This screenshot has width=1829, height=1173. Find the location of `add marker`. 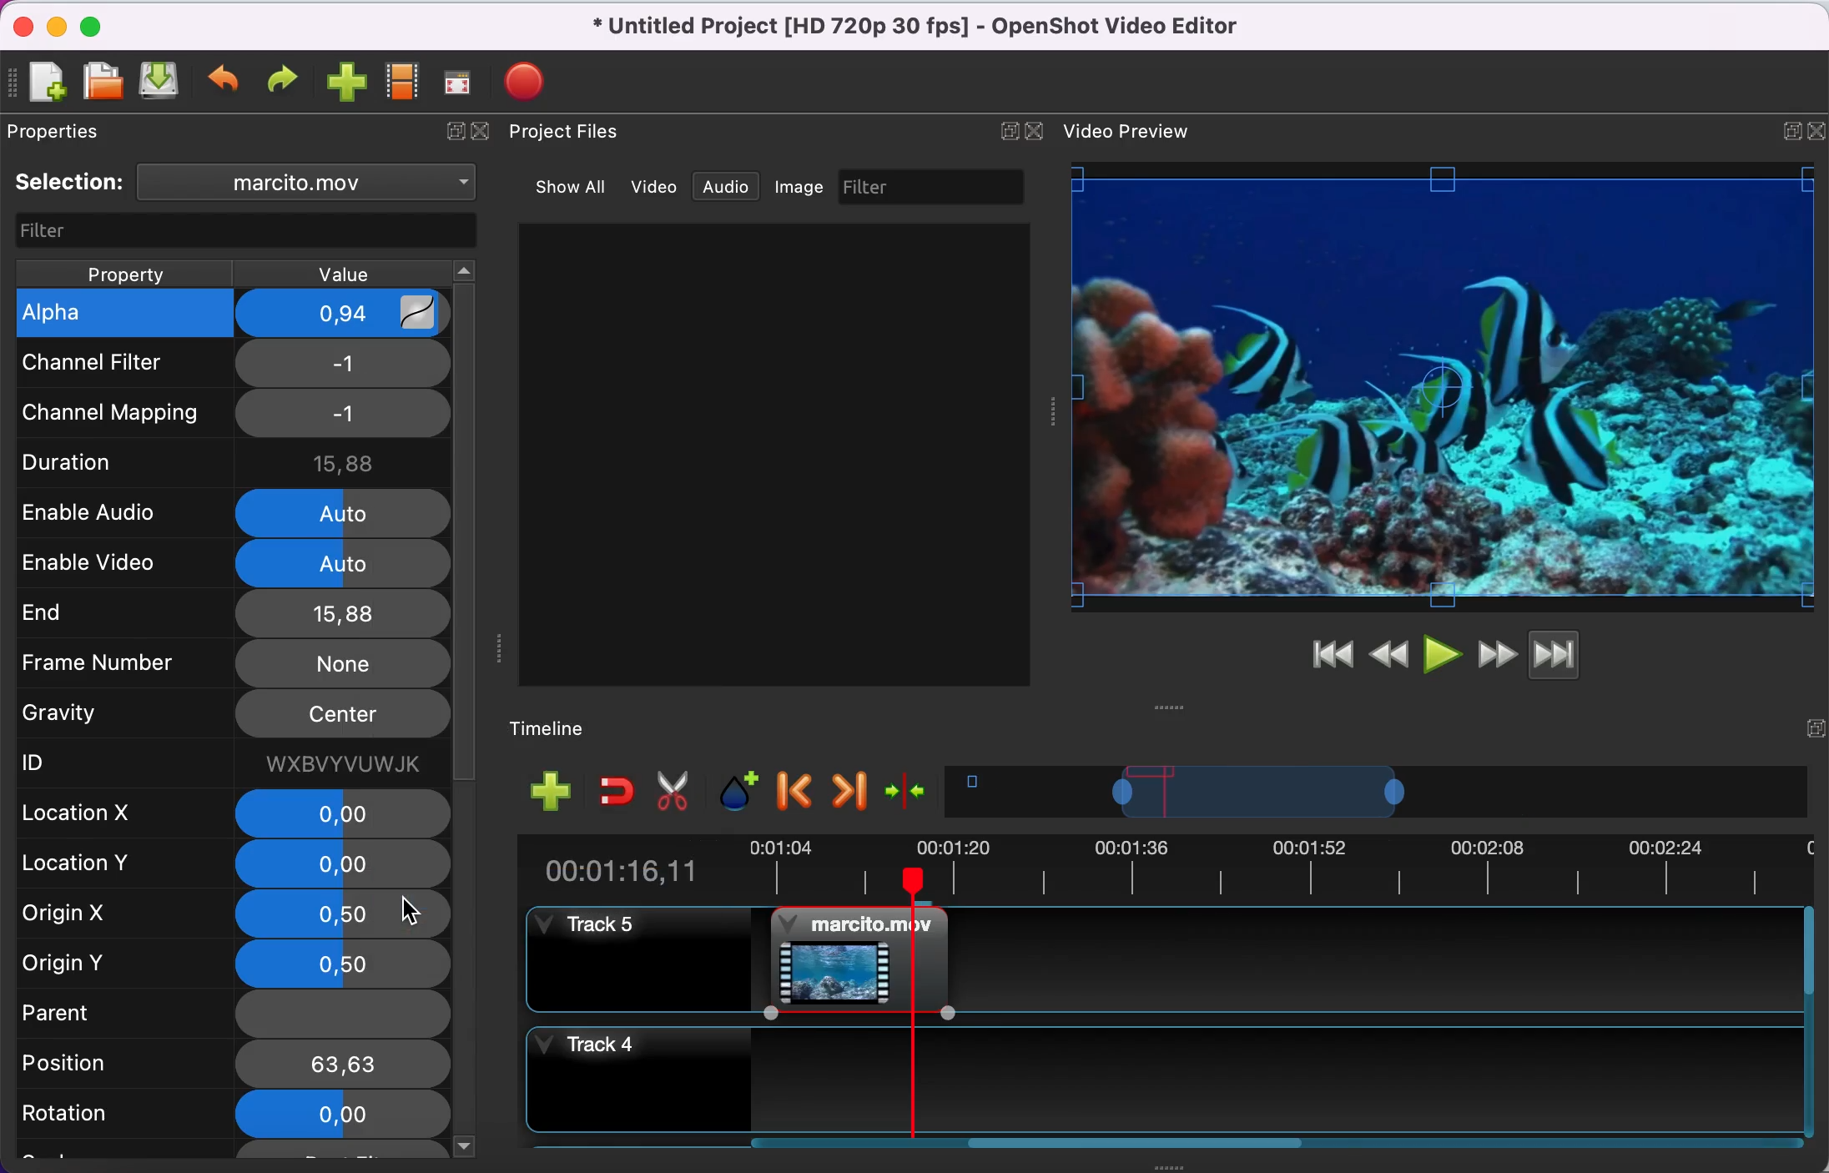

add marker is located at coordinates (739, 791).